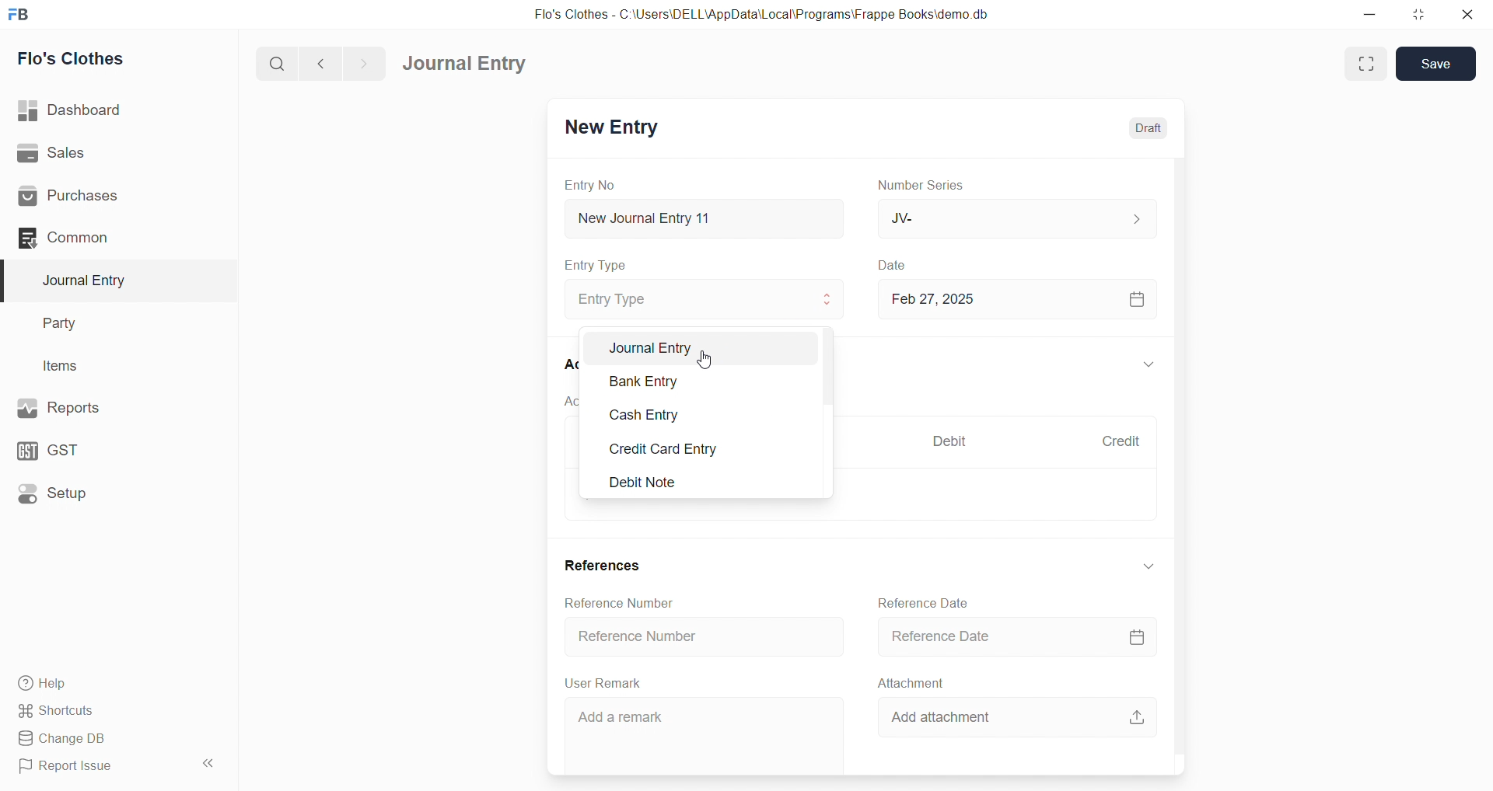  I want to click on Reference Date, so click(1009, 639).